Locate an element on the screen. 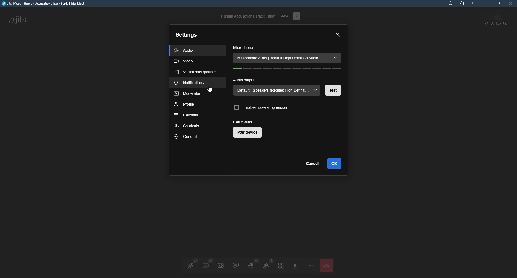 The height and width of the screenshot is (278, 517). start mic is located at coordinates (189, 266).